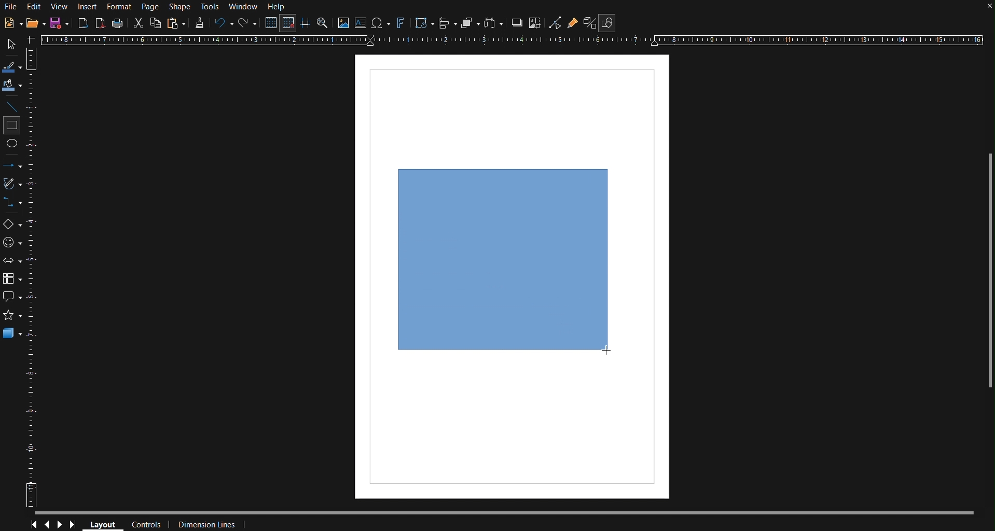 Image resolution: width=995 pixels, height=531 pixels. I want to click on Display Grid, so click(272, 22).